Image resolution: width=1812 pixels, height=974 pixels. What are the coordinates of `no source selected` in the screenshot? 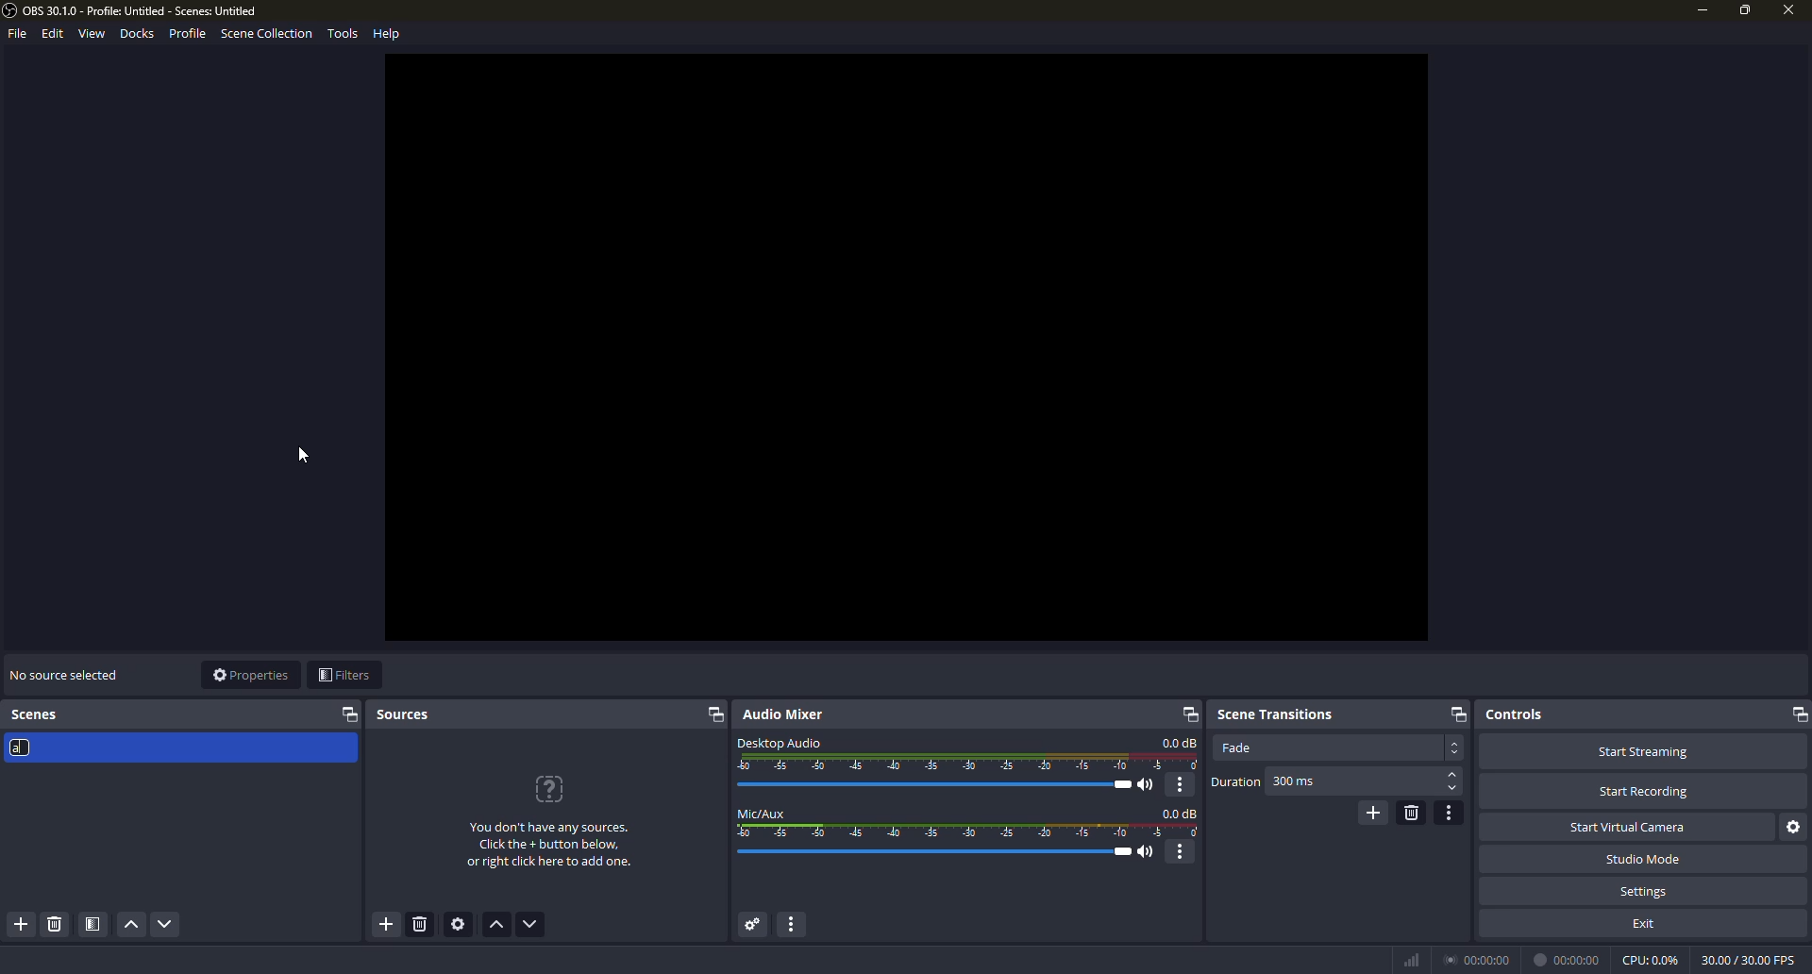 It's located at (63, 673).